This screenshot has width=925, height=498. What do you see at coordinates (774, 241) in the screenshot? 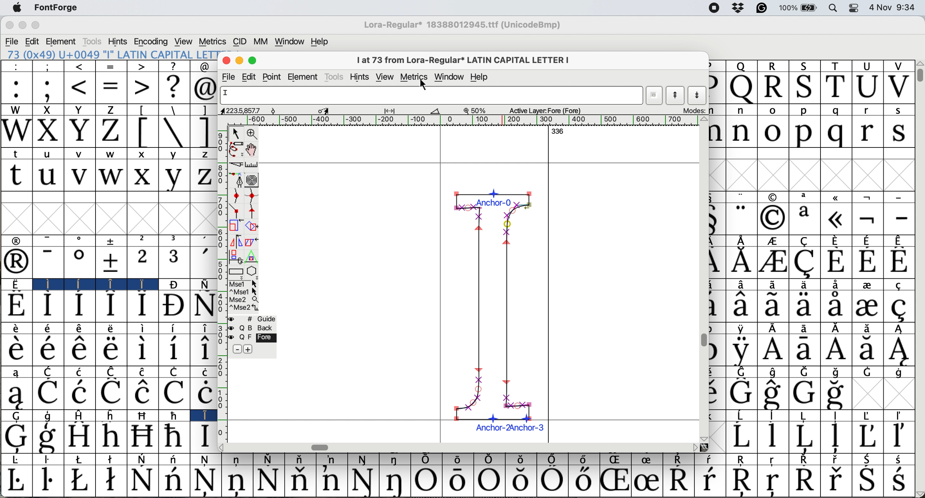
I see `Symbol` at bounding box center [774, 241].